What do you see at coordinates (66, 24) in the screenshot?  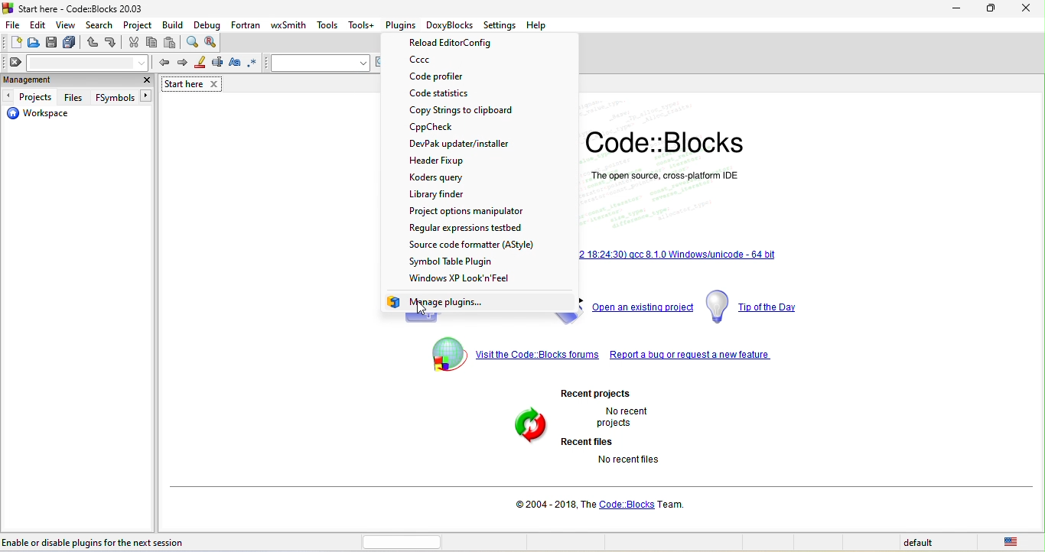 I see `view` at bounding box center [66, 24].